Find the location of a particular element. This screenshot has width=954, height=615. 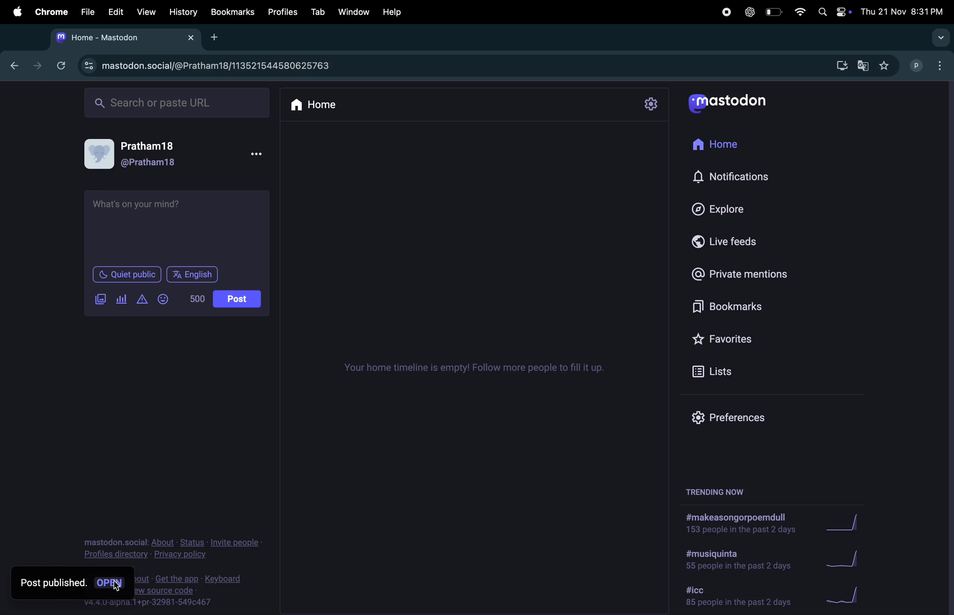

words is located at coordinates (198, 299).